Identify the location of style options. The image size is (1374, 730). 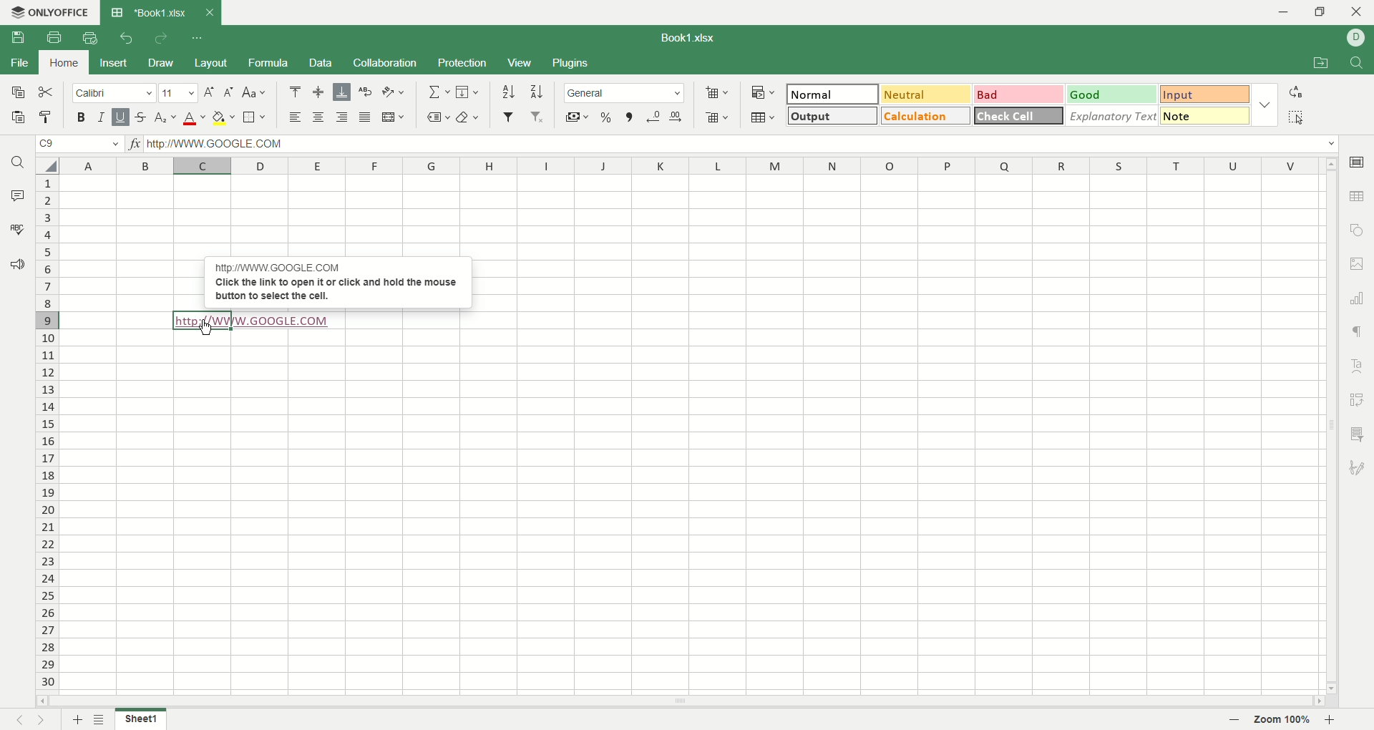
(1263, 102).